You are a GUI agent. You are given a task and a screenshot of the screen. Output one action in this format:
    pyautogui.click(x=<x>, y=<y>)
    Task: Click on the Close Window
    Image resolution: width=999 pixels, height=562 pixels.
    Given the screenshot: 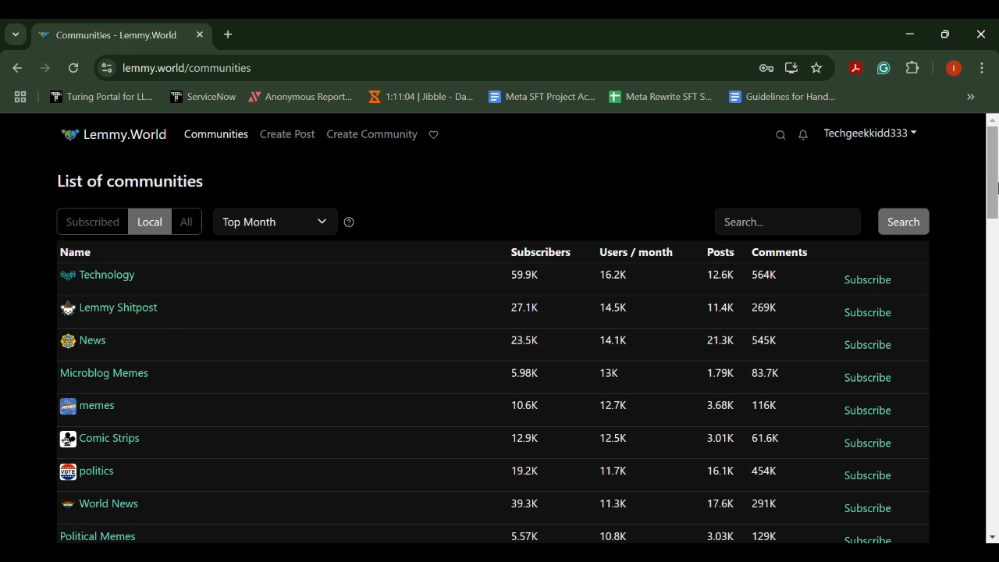 What is the action you would take?
    pyautogui.click(x=982, y=34)
    